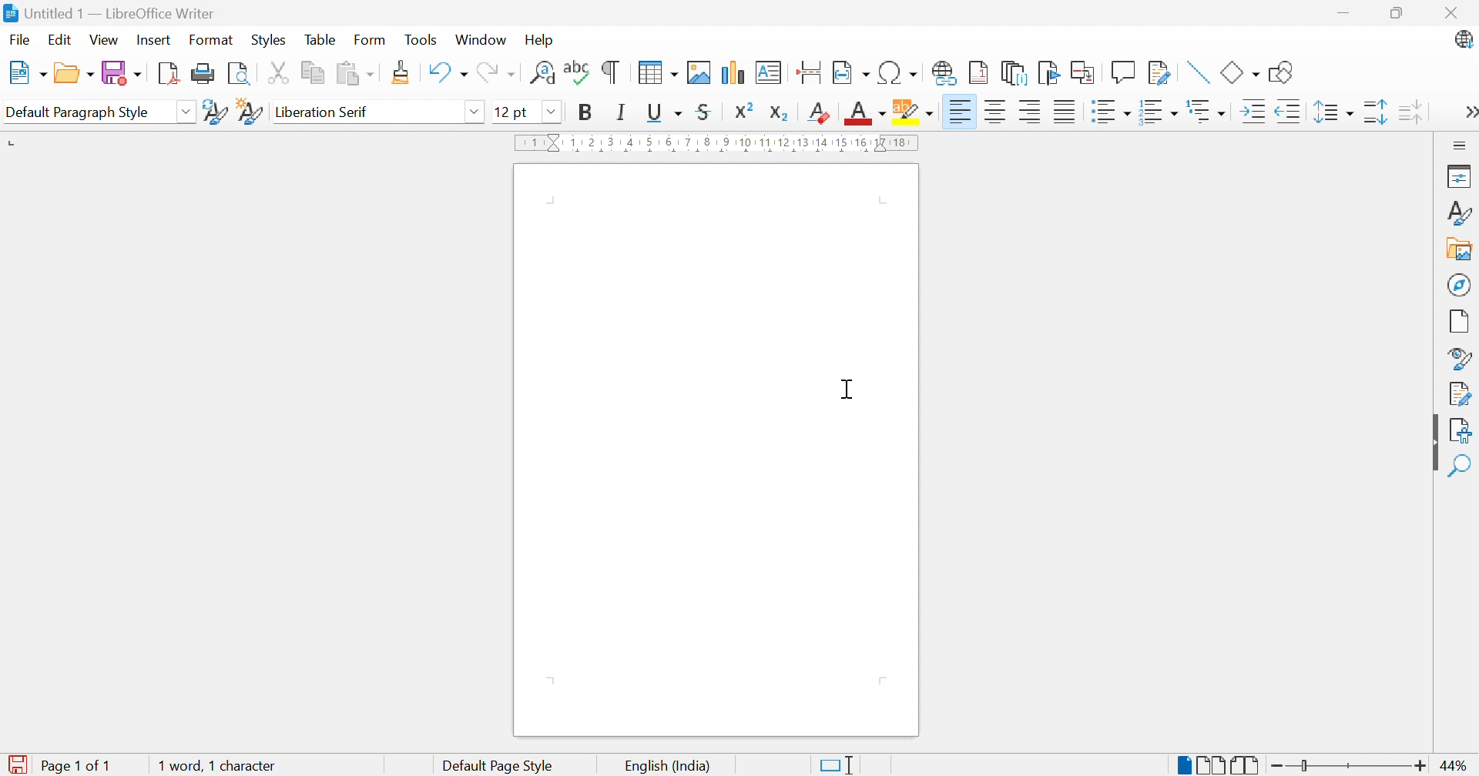 The image size is (1479, 776). What do you see at coordinates (733, 72) in the screenshot?
I see `Insert chart` at bounding box center [733, 72].